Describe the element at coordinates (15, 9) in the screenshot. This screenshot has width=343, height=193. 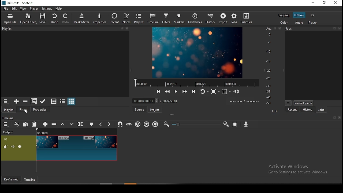
I see `edit` at that location.